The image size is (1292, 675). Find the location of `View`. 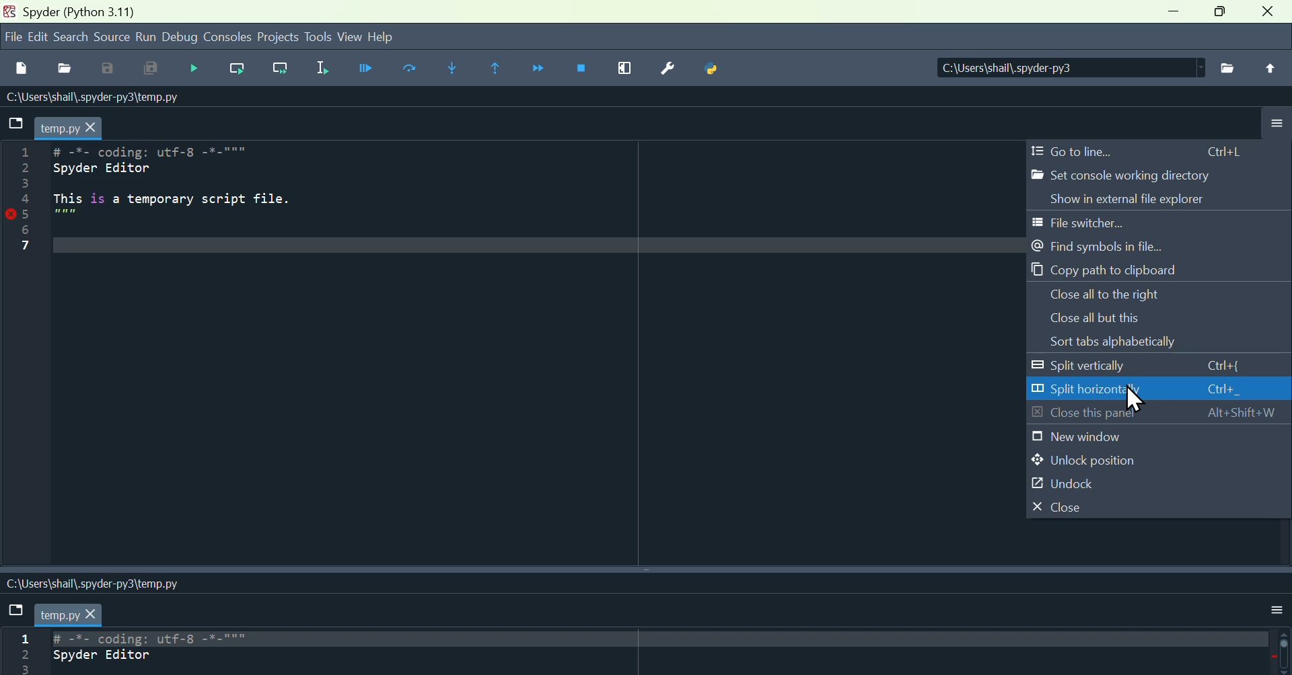

View is located at coordinates (348, 38).